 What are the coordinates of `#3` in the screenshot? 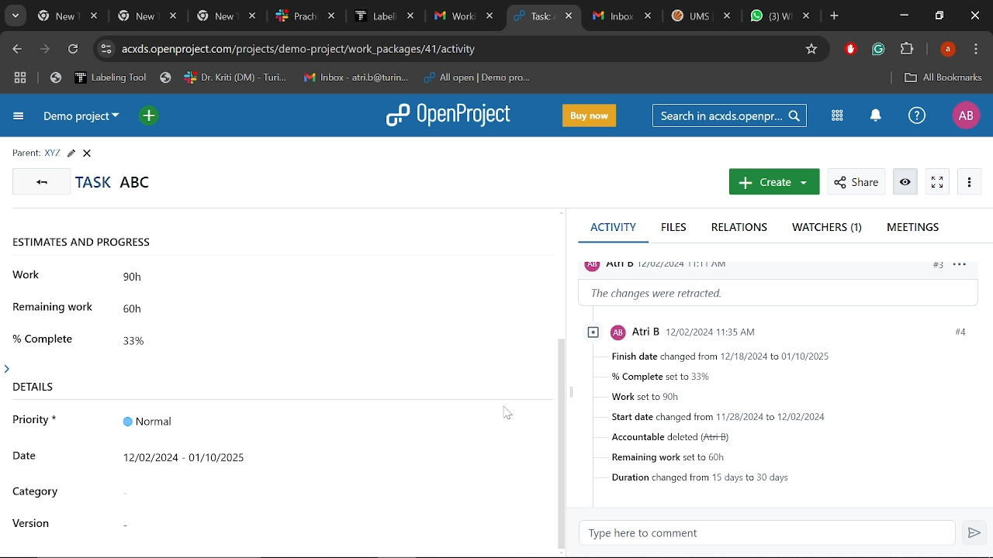 It's located at (937, 267).